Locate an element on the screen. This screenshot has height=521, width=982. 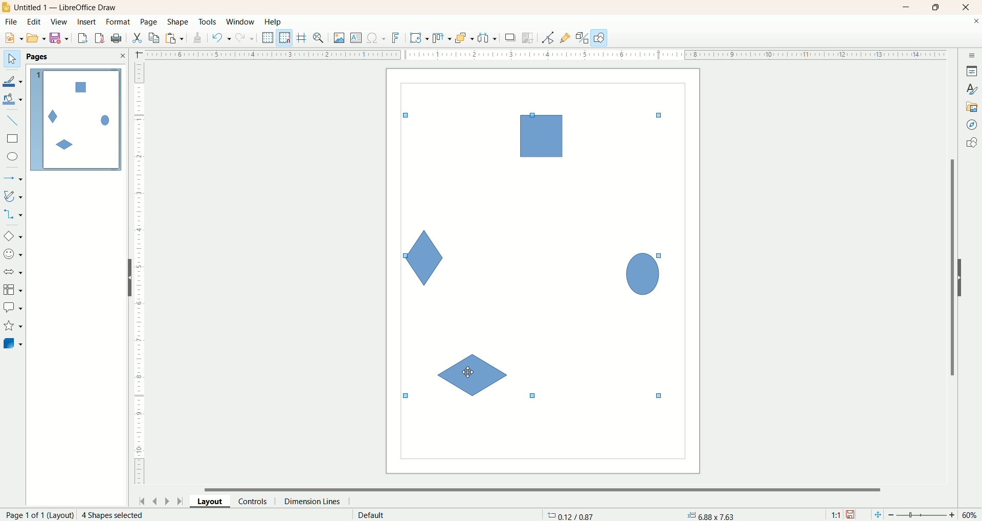
3dD object is located at coordinates (12, 343).